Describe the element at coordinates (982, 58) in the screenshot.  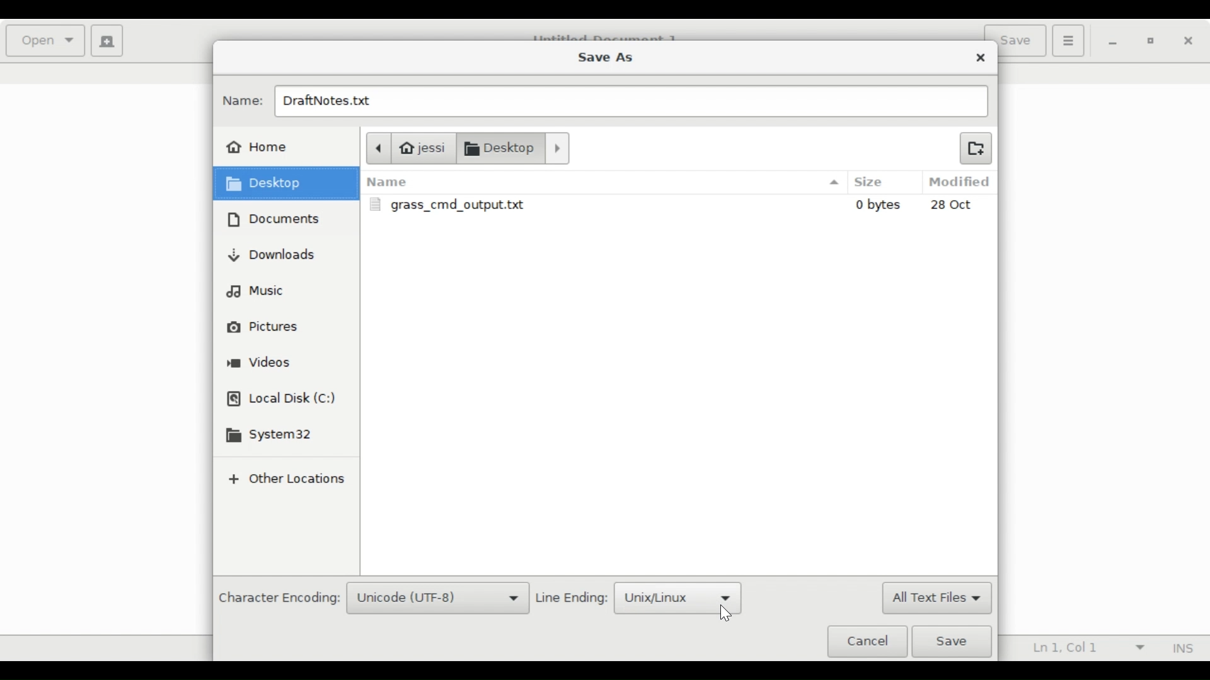
I see `Close` at that location.